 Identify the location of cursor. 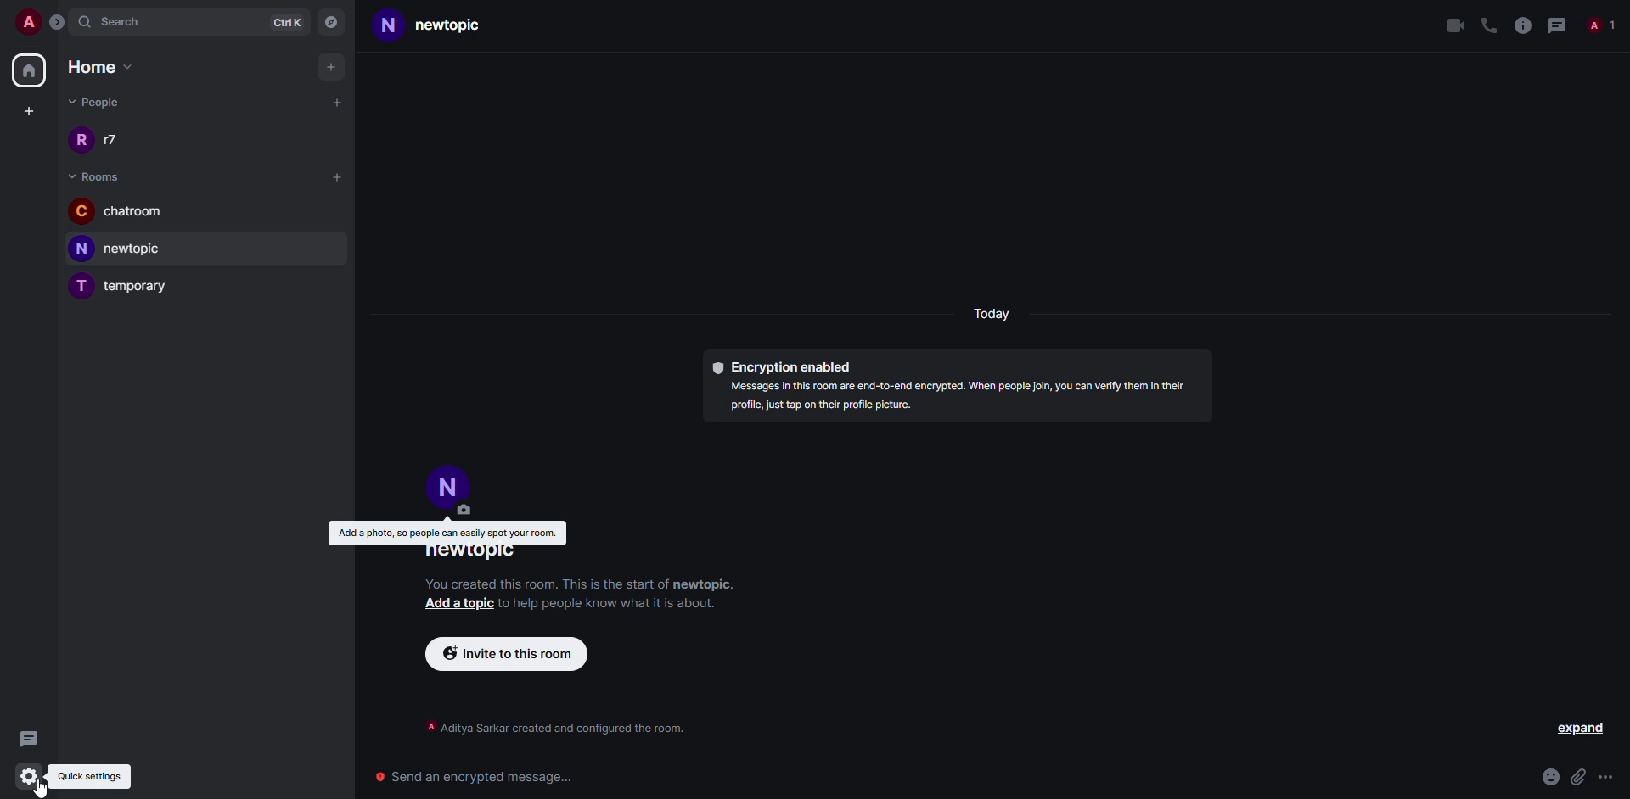
(40, 788).